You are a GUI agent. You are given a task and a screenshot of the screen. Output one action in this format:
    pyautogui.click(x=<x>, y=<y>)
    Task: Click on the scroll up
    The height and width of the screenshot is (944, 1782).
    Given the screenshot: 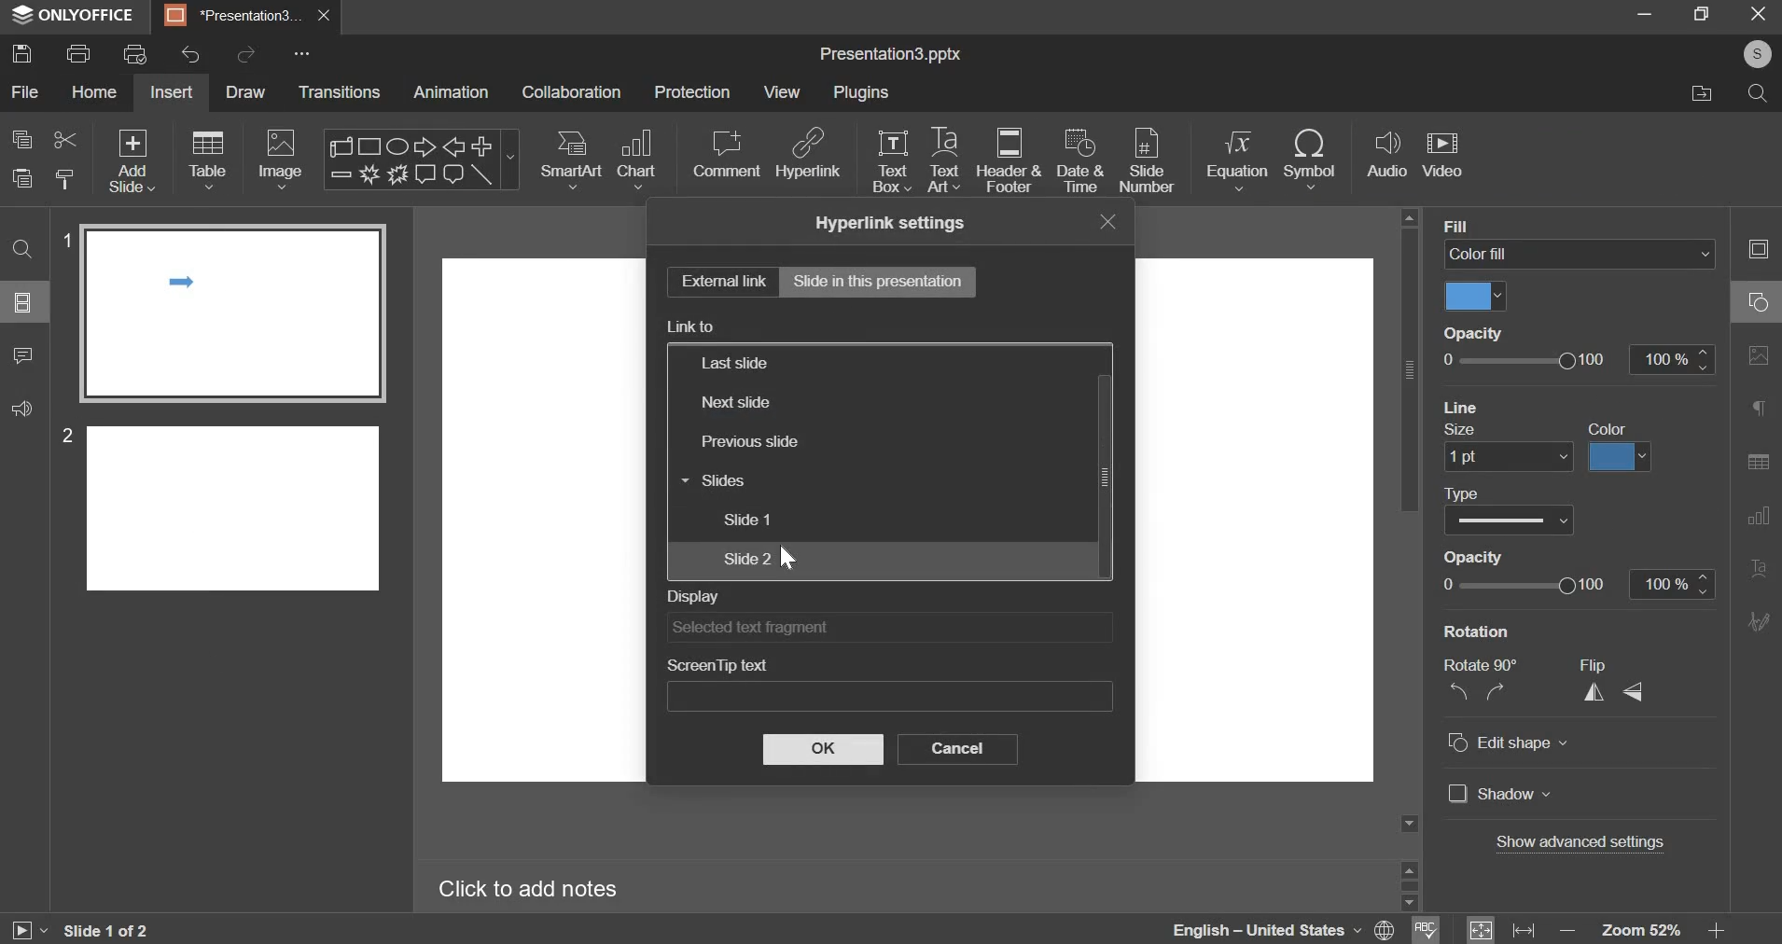 What is the action you would take?
    pyautogui.click(x=1409, y=868)
    